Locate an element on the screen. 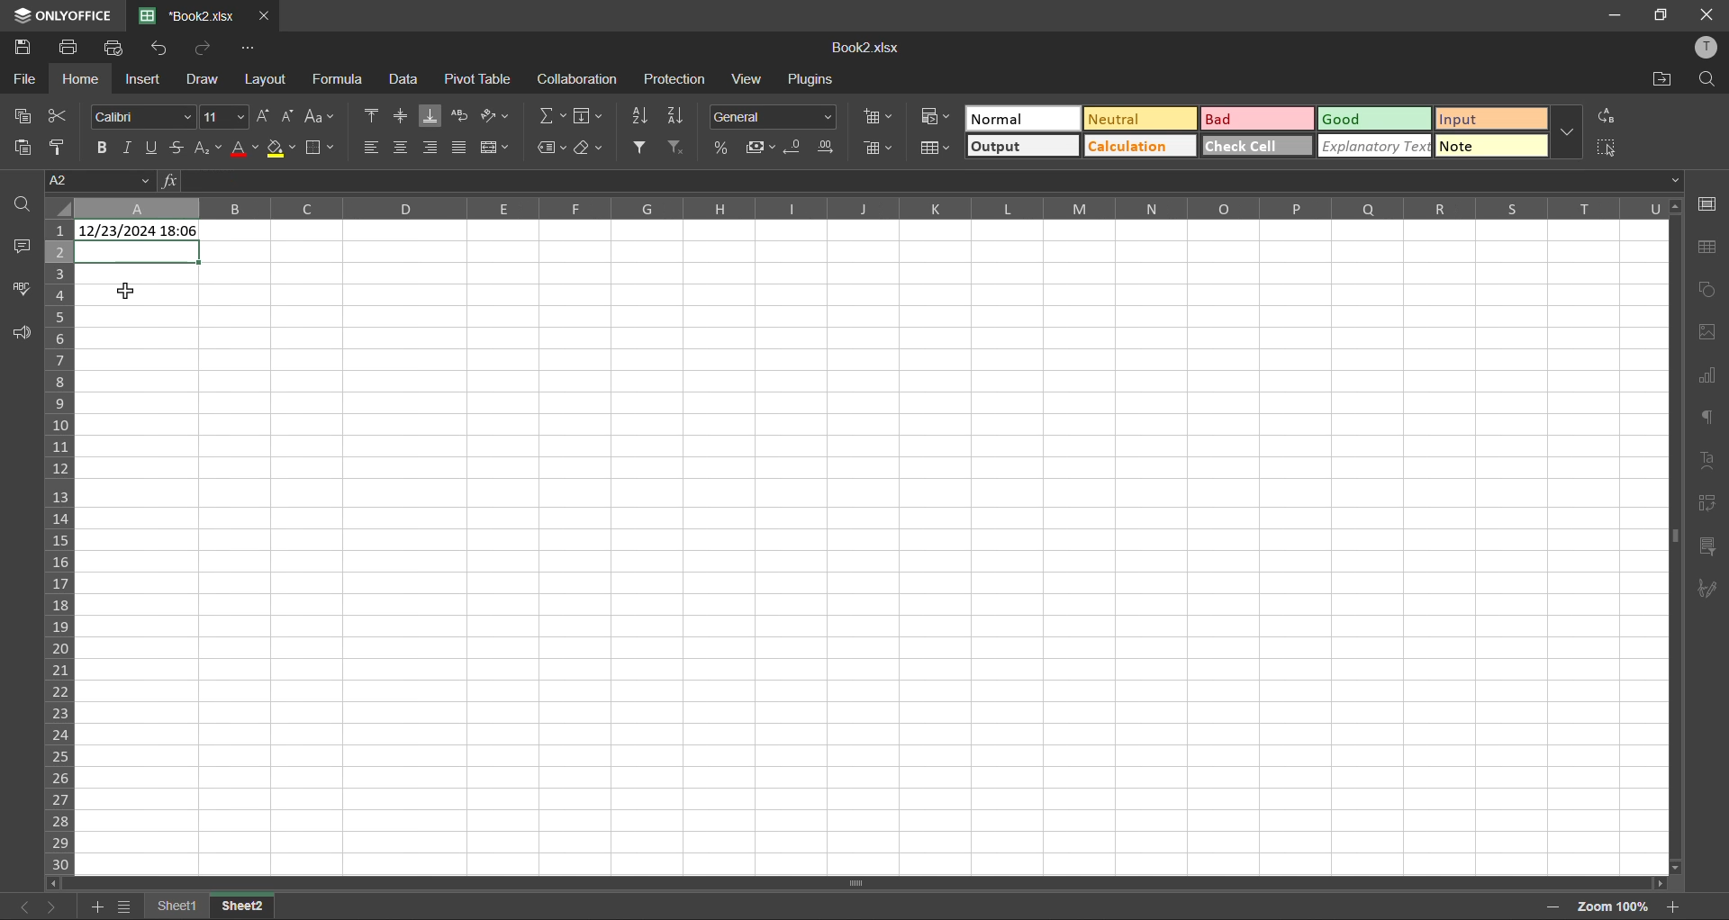 The image size is (1729, 920). text is located at coordinates (1706, 460).